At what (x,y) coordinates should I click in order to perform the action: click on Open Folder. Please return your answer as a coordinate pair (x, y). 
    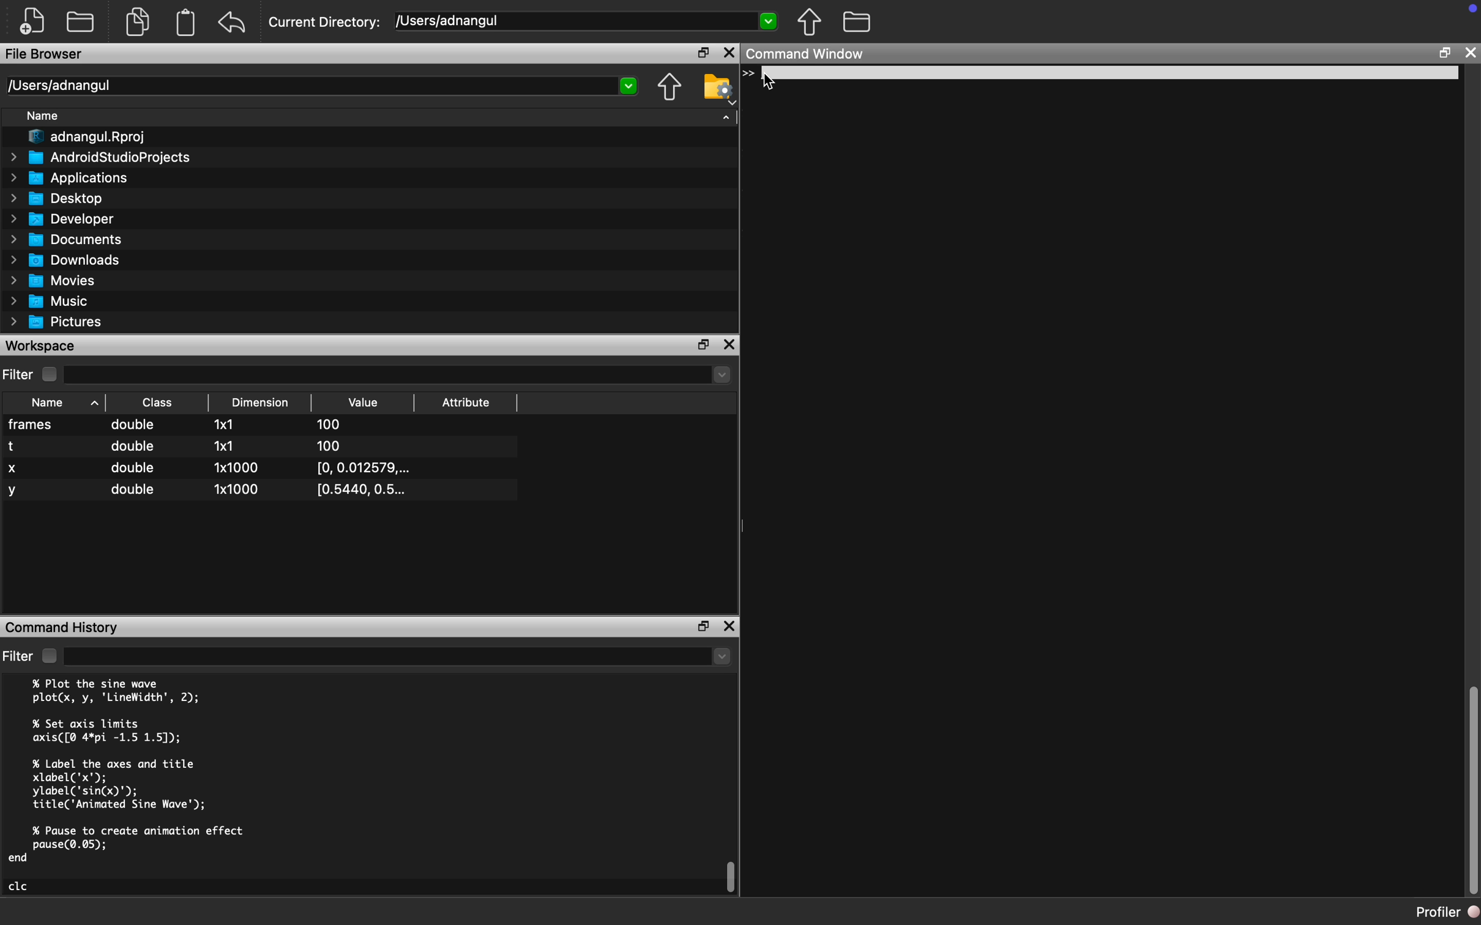
    Looking at the image, I should click on (80, 23).